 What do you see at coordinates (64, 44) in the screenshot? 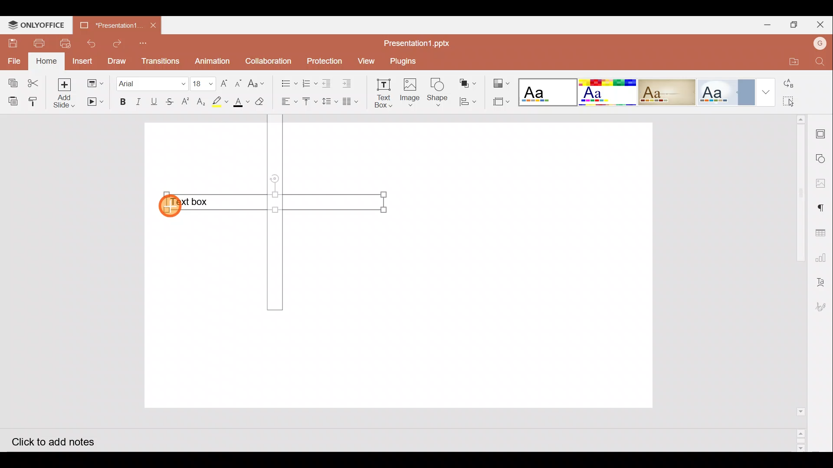
I see `Quick print` at bounding box center [64, 44].